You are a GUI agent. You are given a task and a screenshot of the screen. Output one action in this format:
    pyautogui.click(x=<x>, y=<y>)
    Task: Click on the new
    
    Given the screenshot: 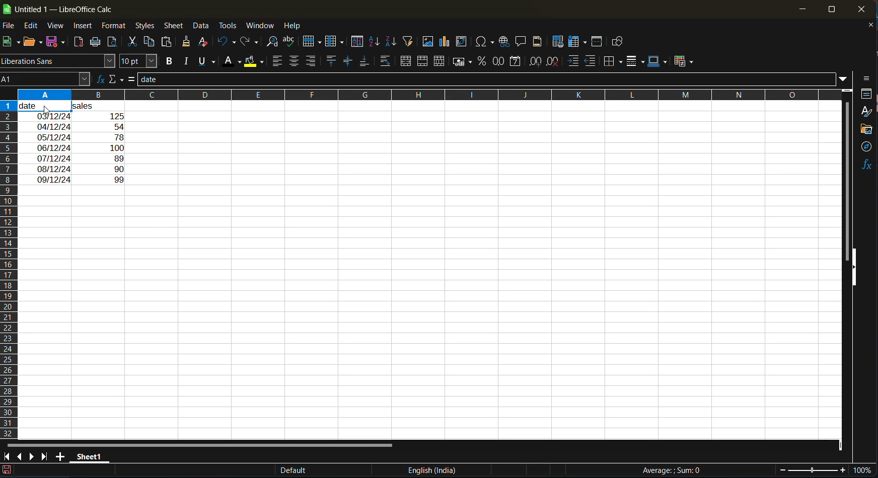 What is the action you would take?
    pyautogui.click(x=9, y=42)
    